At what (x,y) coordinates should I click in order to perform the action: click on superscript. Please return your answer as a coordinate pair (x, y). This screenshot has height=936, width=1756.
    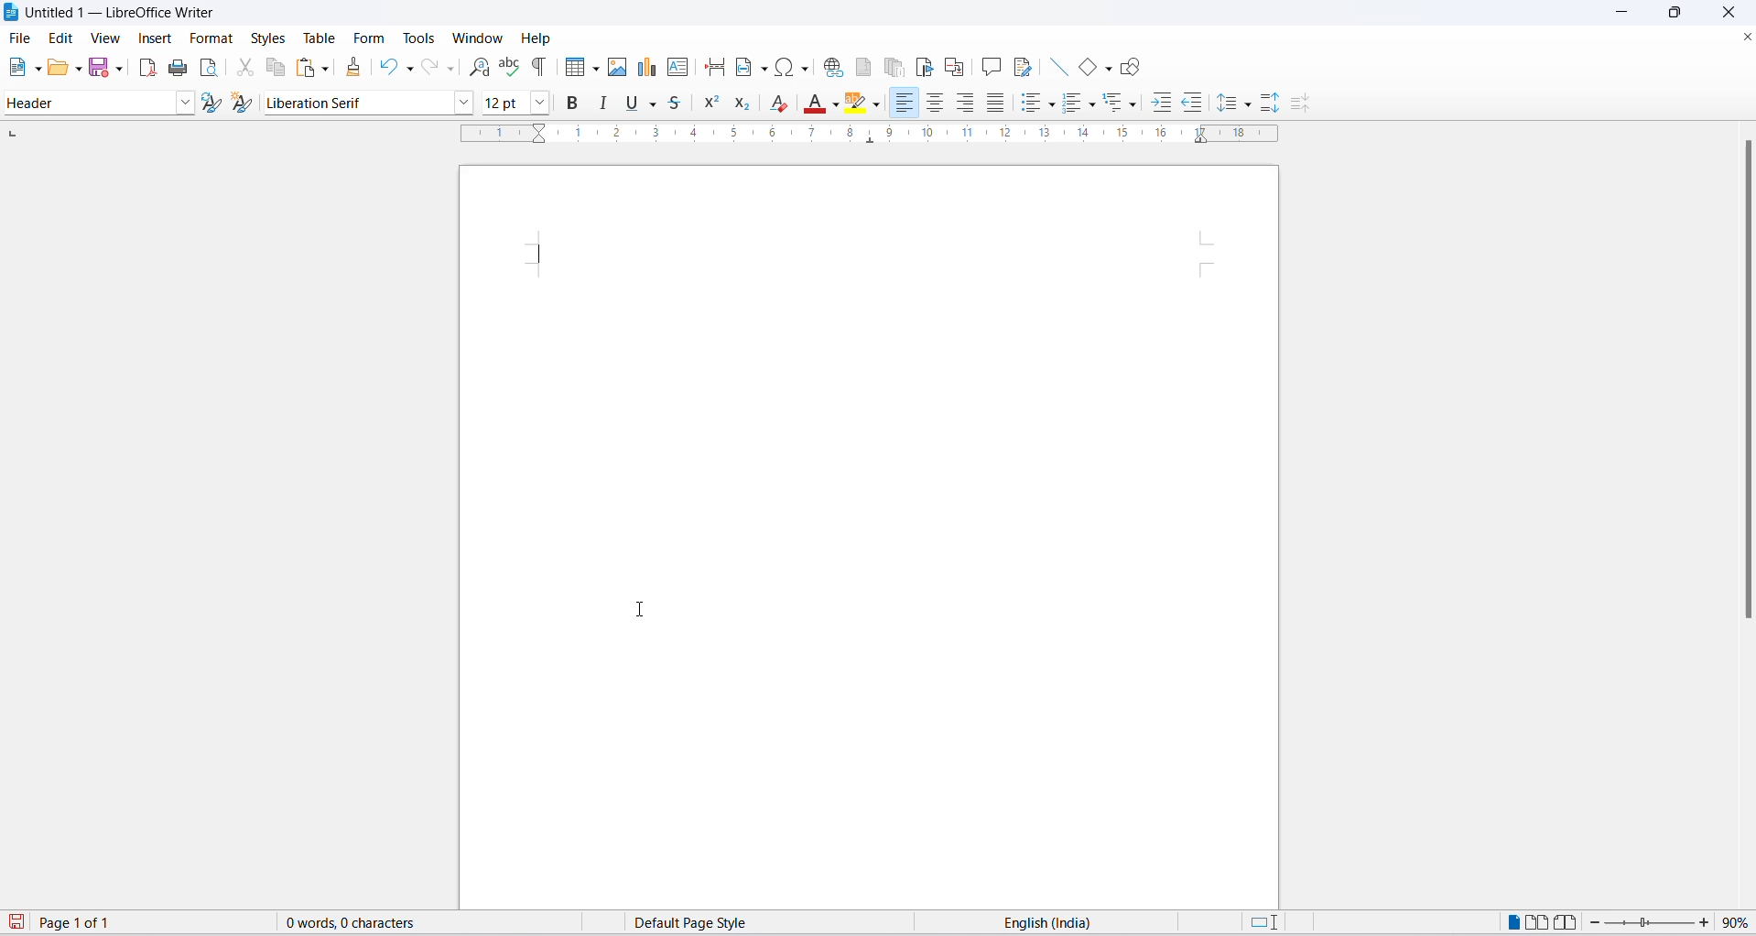
    Looking at the image, I should click on (714, 104).